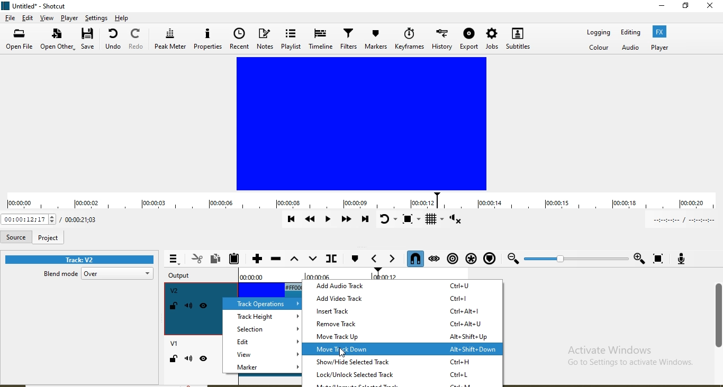  Describe the element at coordinates (332, 259) in the screenshot. I see `Split at playhead` at that location.